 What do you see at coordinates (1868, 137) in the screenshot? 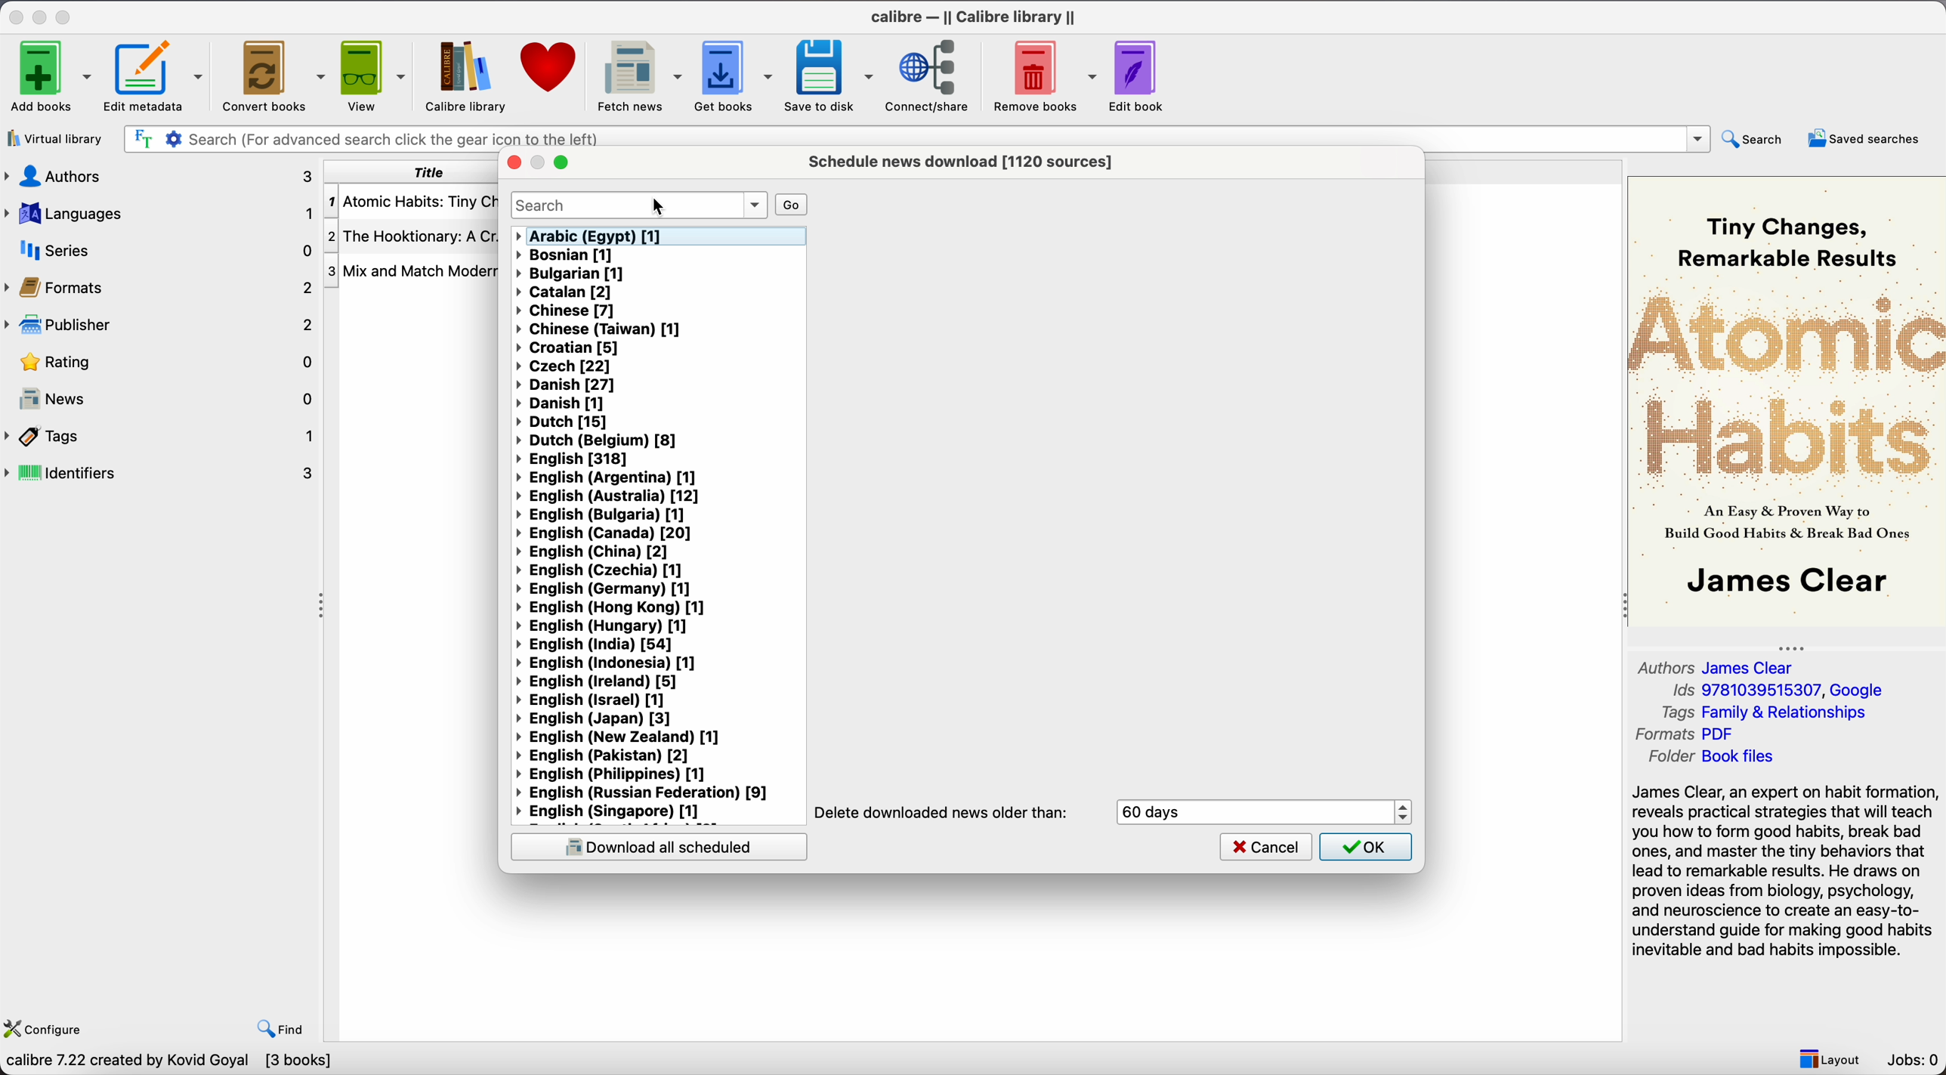
I see `saved searches` at bounding box center [1868, 137].